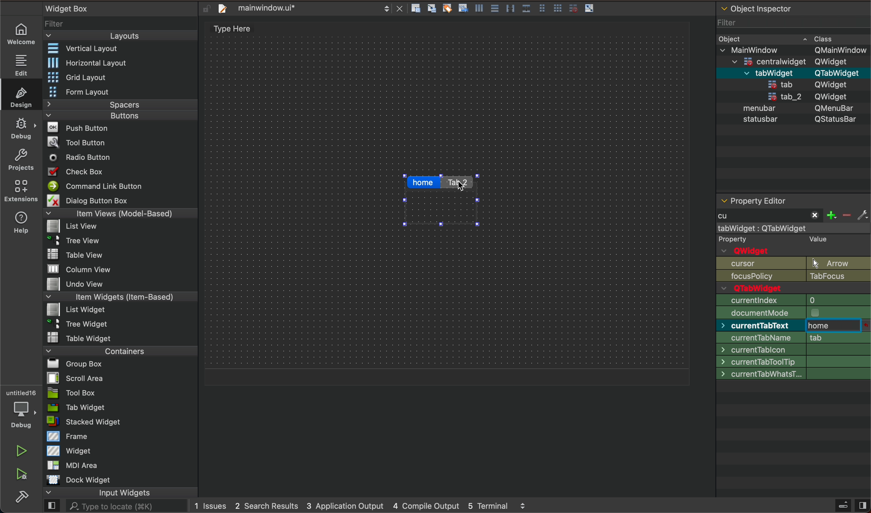  I want to click on object name and Qwidget, so click(796, 269).